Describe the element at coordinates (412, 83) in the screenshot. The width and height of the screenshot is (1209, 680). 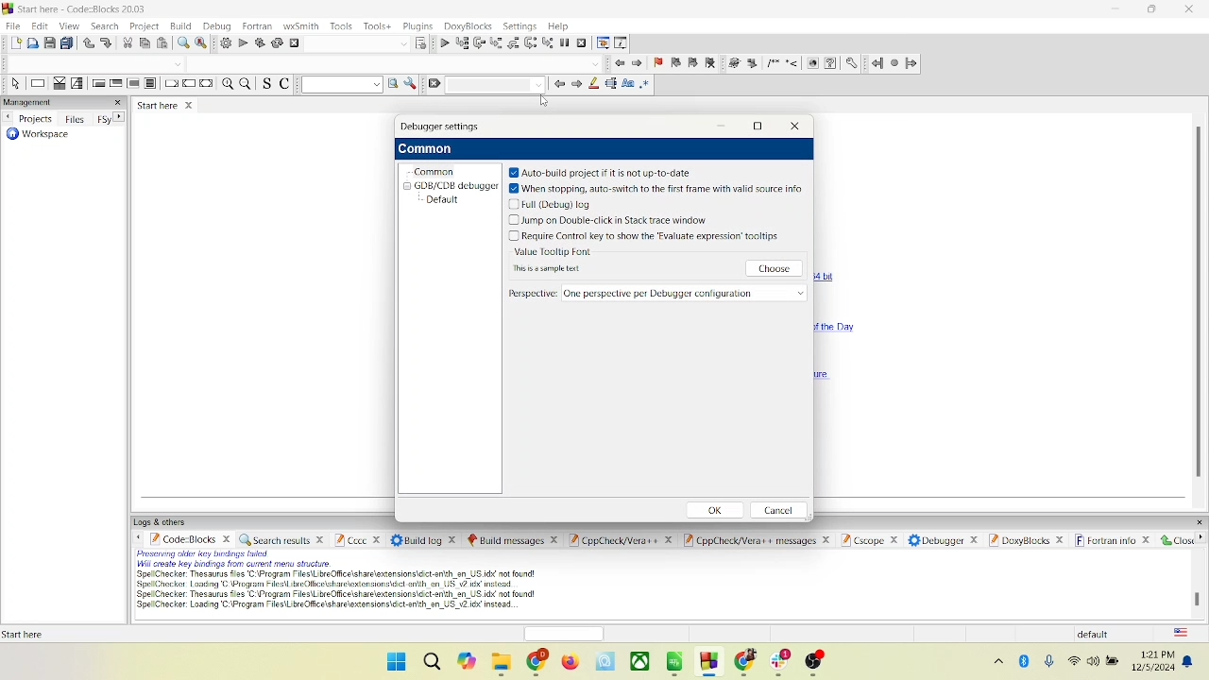
I see `option window` at that location.